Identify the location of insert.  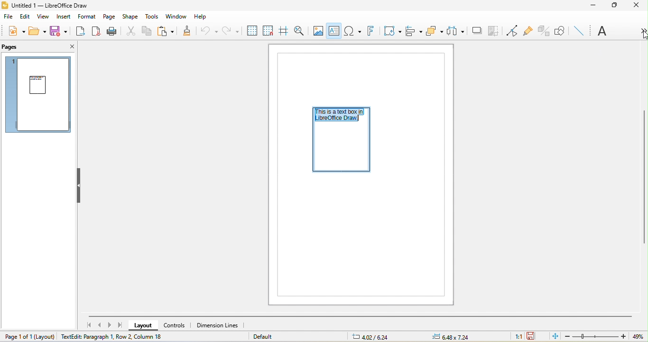
(65, 18).